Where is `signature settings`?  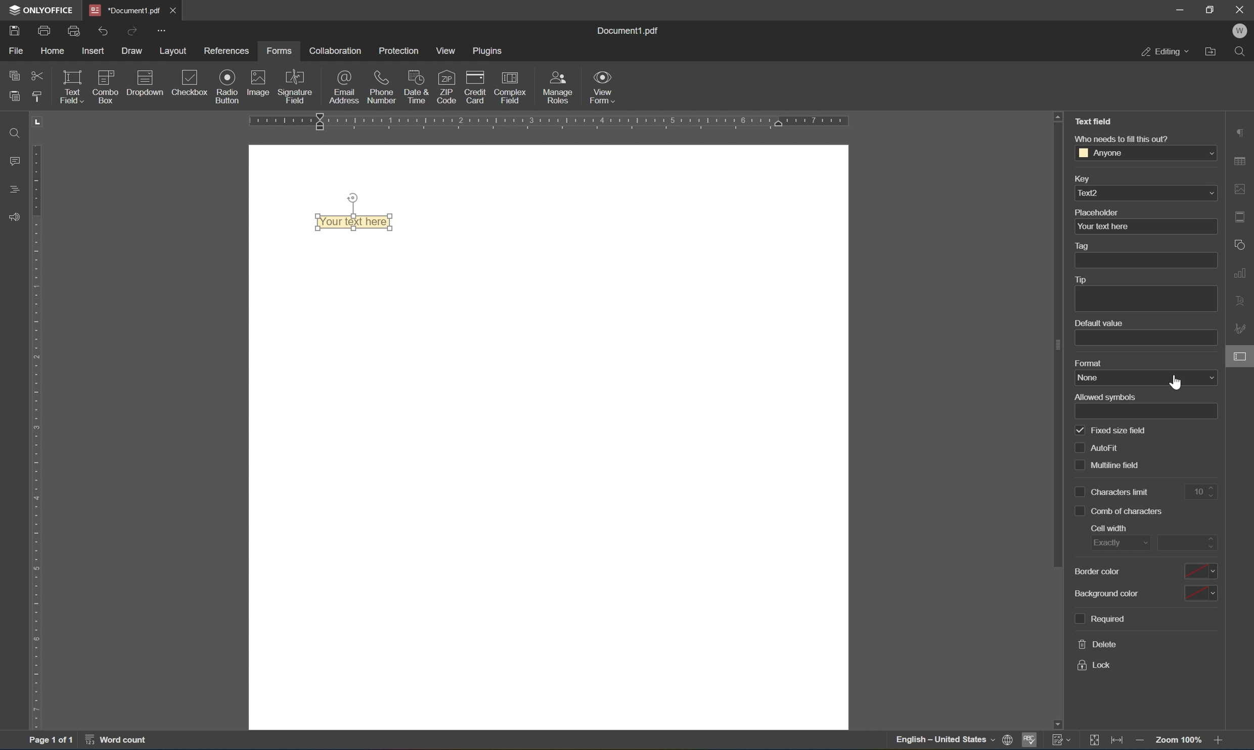 signature settings is located at coordinates (1240, 325).